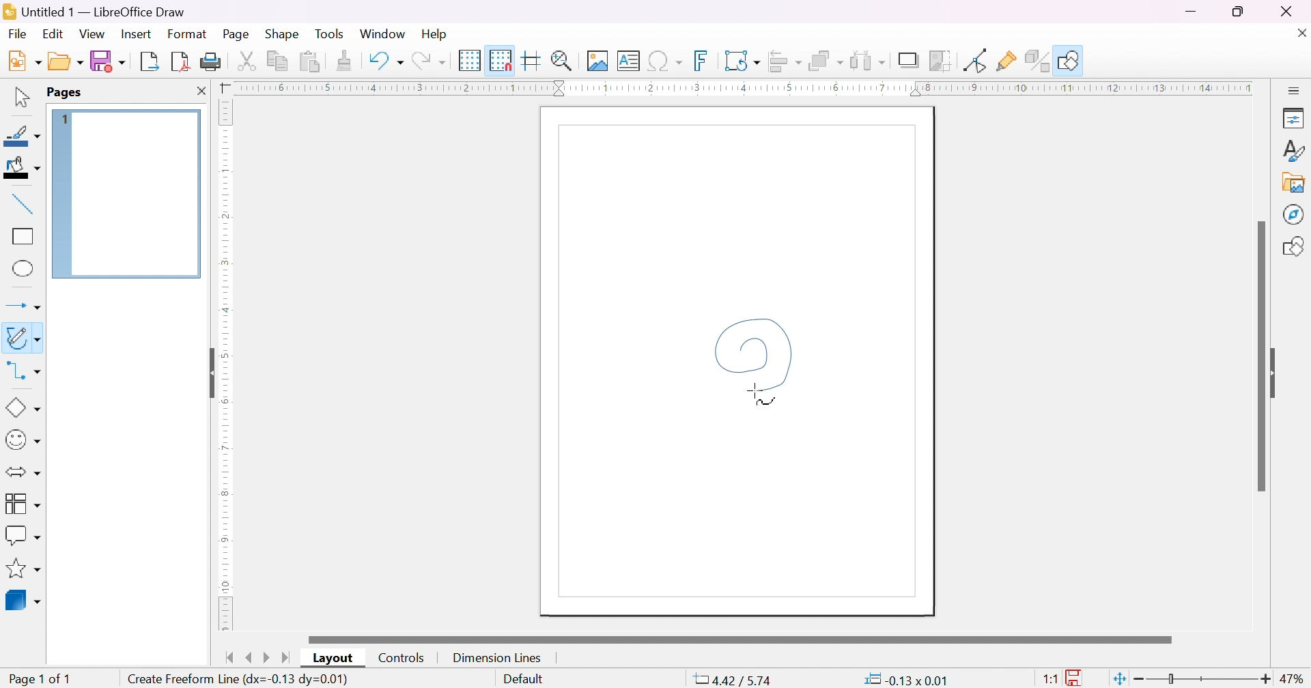 This screenshot has height=688, width=1311. What do you see at coordinates (940, 61) in the screenshot?
I see `crop image` at bounding box center [940, 61].